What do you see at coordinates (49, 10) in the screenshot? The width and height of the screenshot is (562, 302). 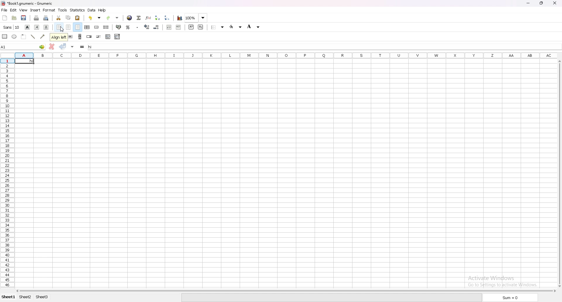 I see `format` at bounding box center [49, 10].